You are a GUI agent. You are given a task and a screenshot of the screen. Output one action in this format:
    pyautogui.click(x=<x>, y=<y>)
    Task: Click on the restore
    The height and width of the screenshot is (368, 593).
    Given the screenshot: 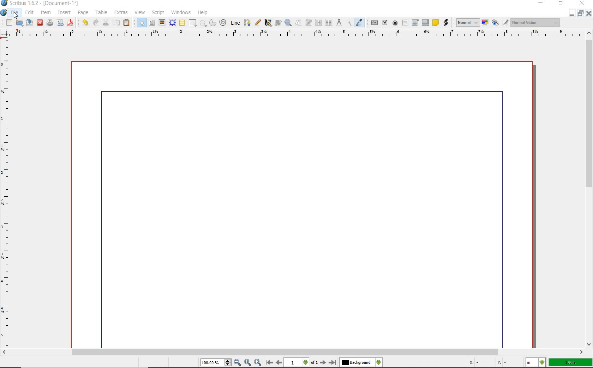 What is the action you would take?
    pyautogui.click(x=562, y=3)
    